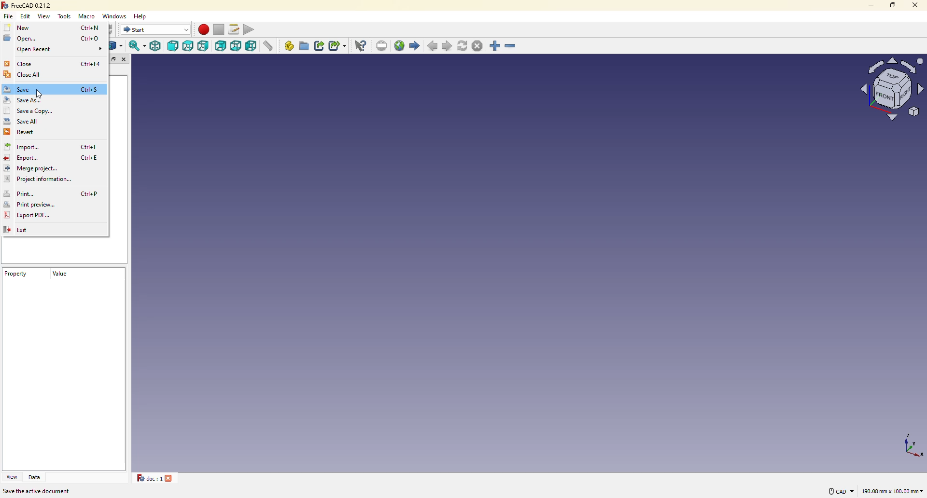 The image size is (927, 498). I want to click on new, so click(20, 28).